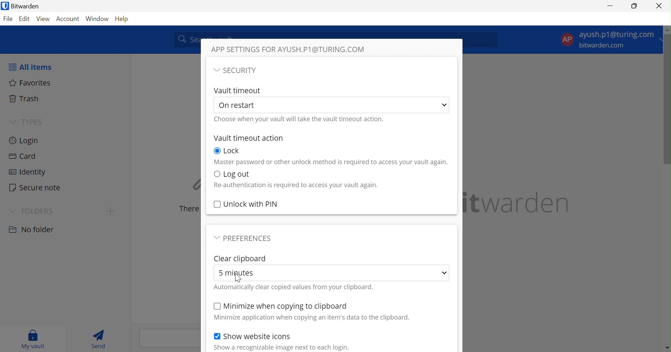  What do you see at coordinates (217, 204) in the screenshot?
I see `Checkbox` at bounding box center [217, 204].